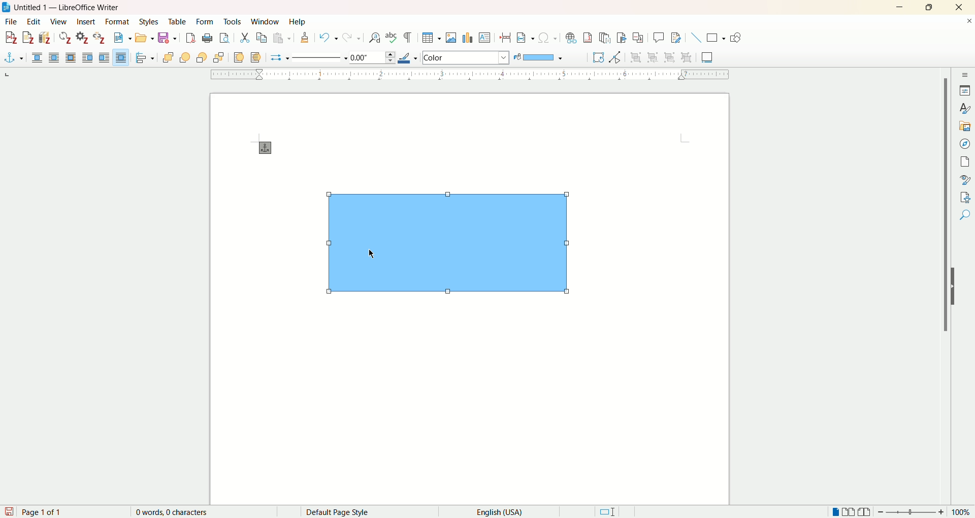  What do you see at coordinates (281, 38) in the screenshot?
I see `paste` at bounding box center [281, 38].